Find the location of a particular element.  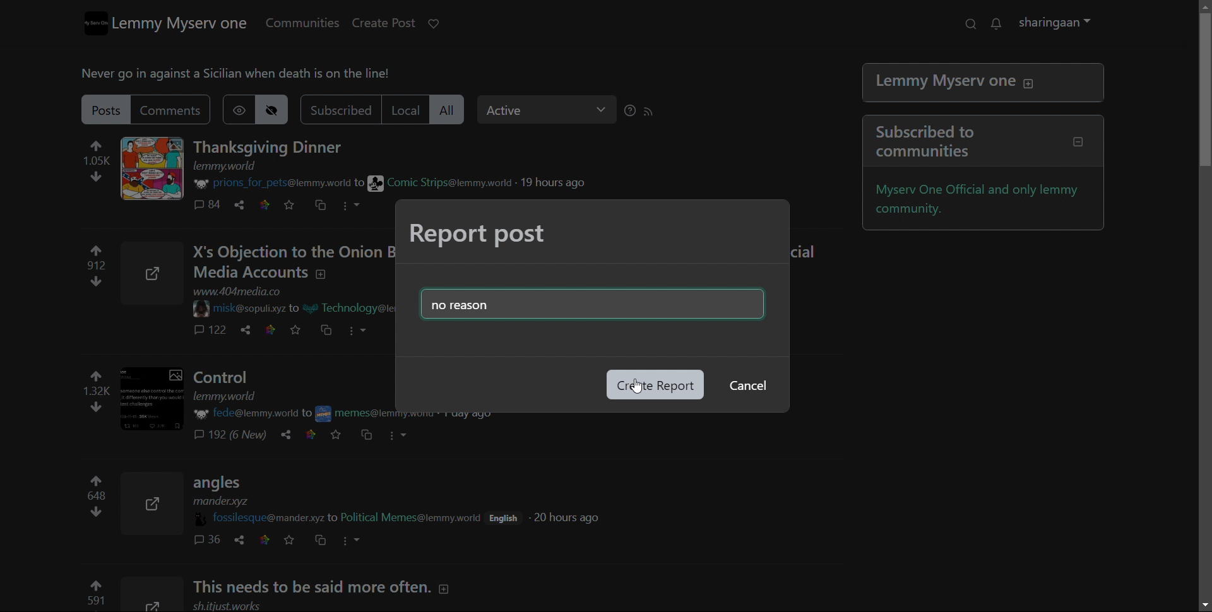

comment is located at coordinates (212, 205).